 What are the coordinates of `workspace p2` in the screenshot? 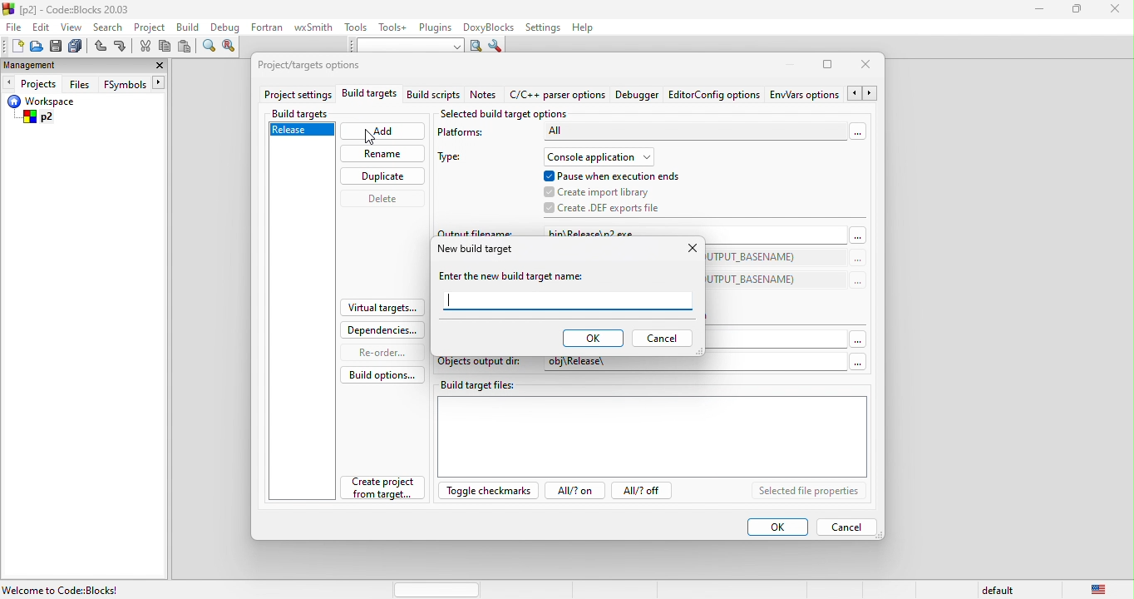 It's located at (67, 111).